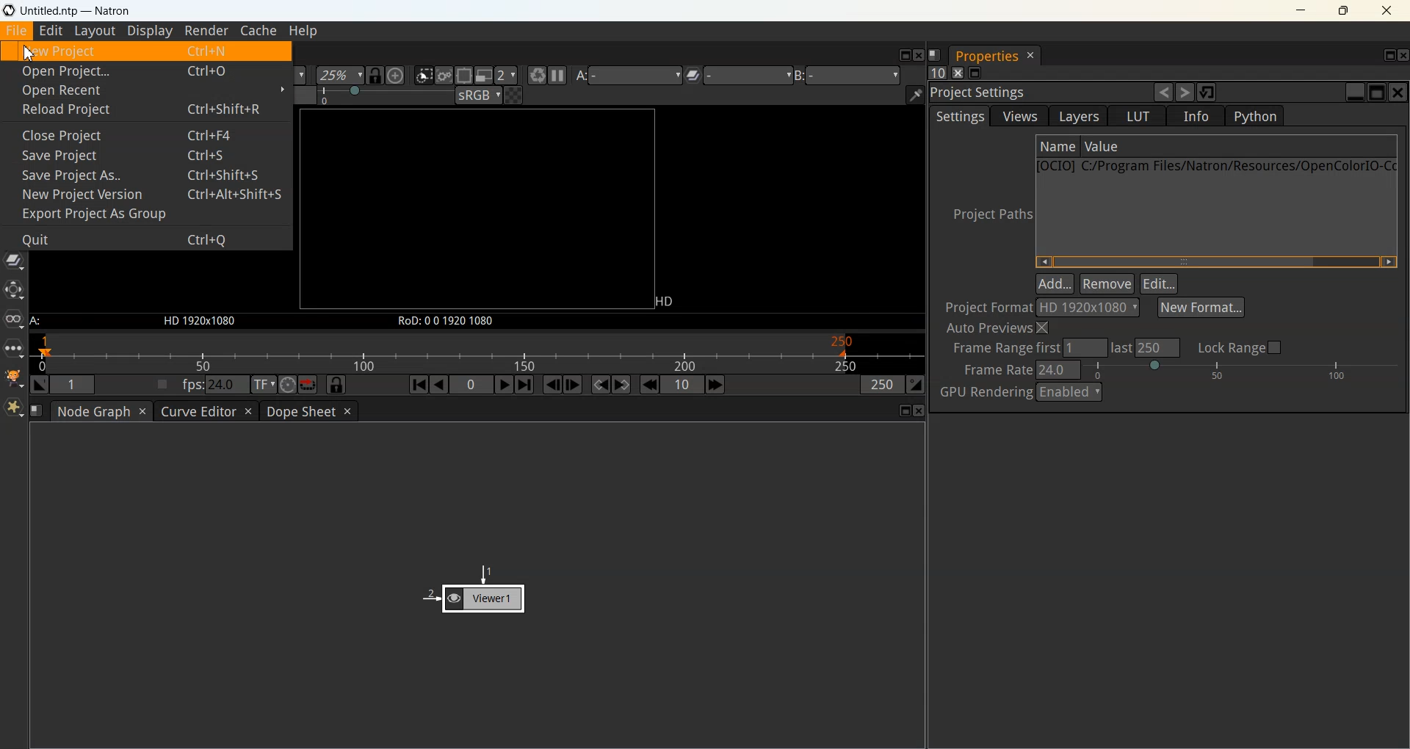 This screenshot has height=749, width=1410. I want to click on Close curve editor, so click(249, 411).